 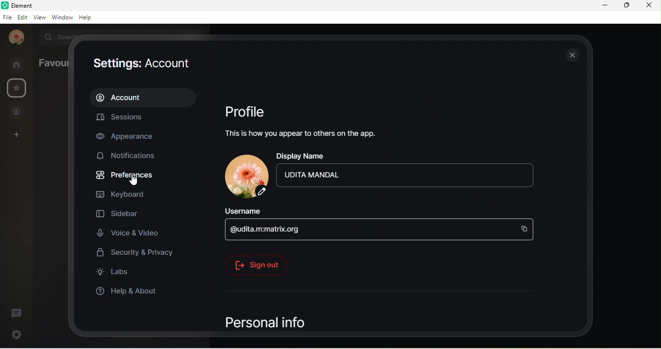 I want to click on this is how you appear to others on the app, so click(x=300, y=135).